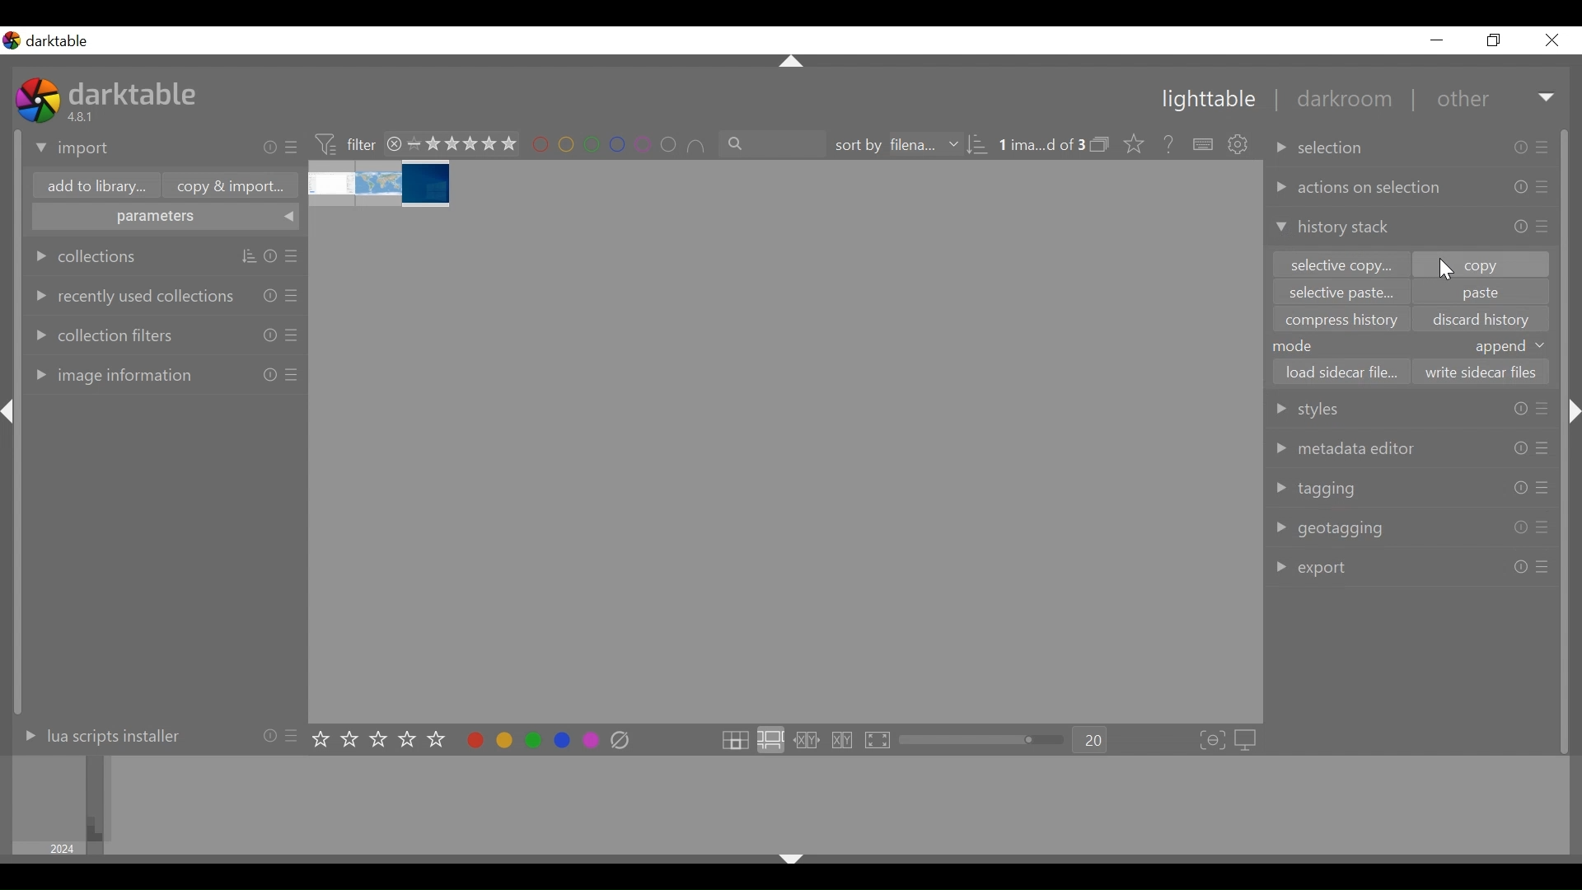 Image resolution: width=1582 pixels, height=890 pixels. What do you see at coordinates (1163, 145) in the screenshot?
I see `help` at bounding box center [1163, 145].